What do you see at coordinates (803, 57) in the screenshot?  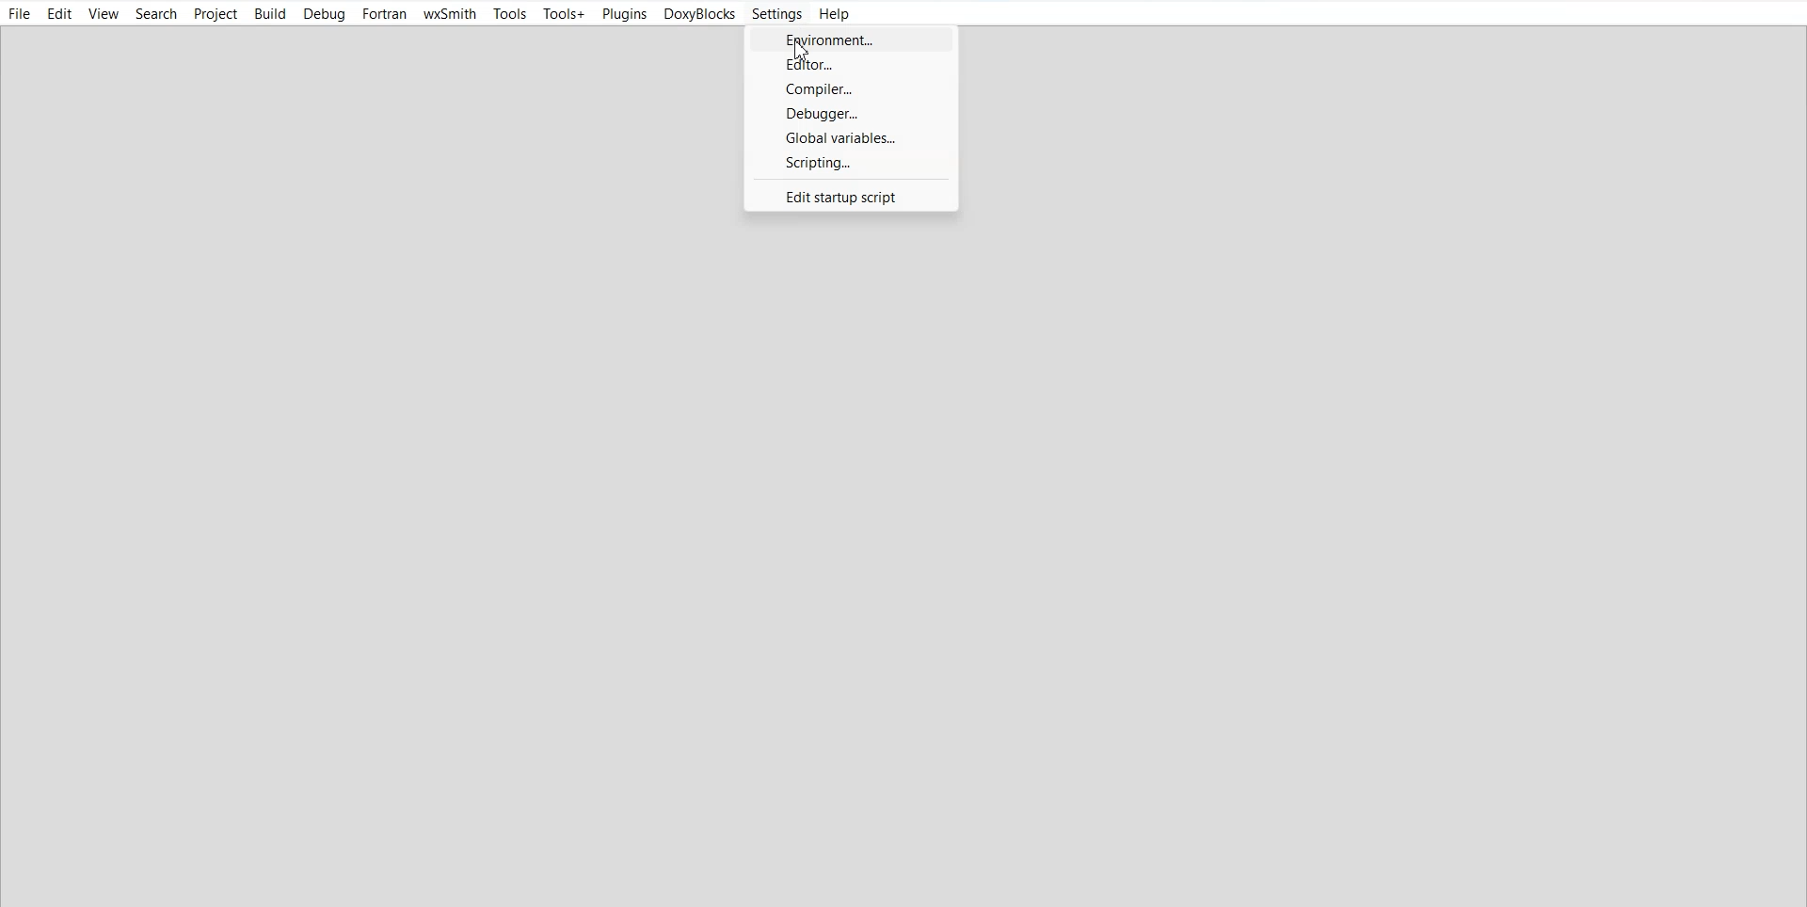 I see `Cursor` at bounding box center [803, 57].